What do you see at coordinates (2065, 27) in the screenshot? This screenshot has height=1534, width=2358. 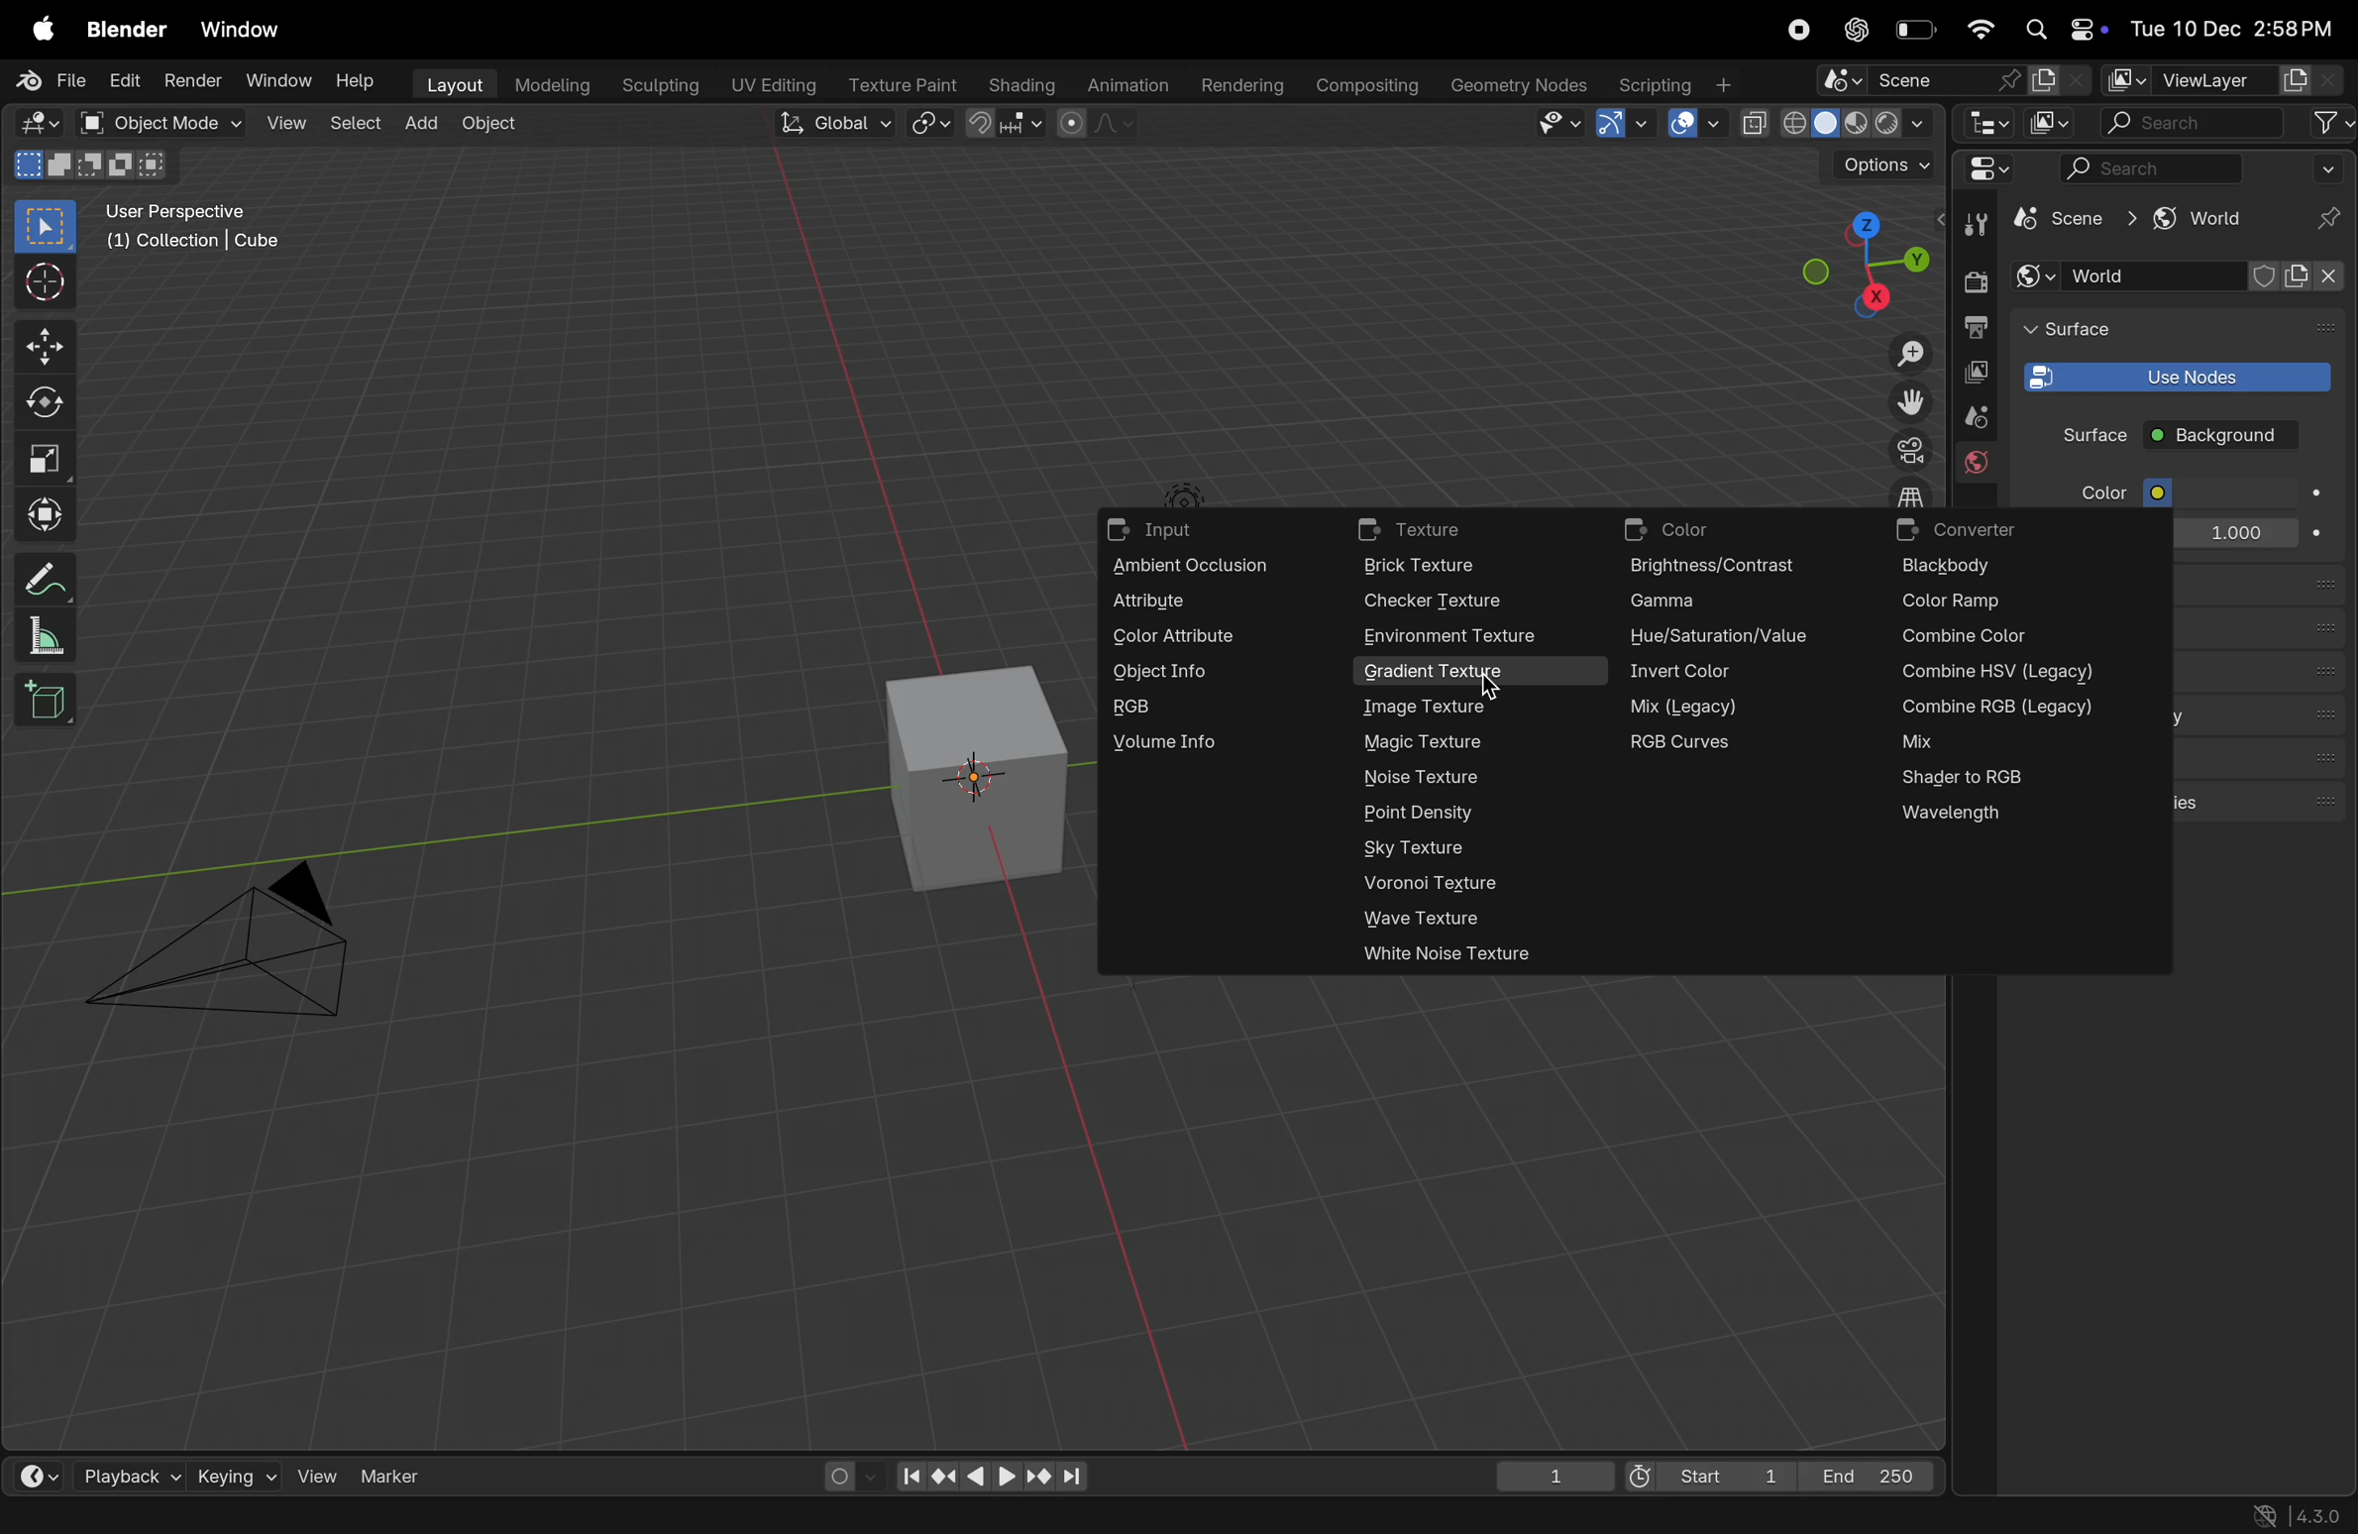 I see `Apple widgets` at bounding box center [2065, 27].